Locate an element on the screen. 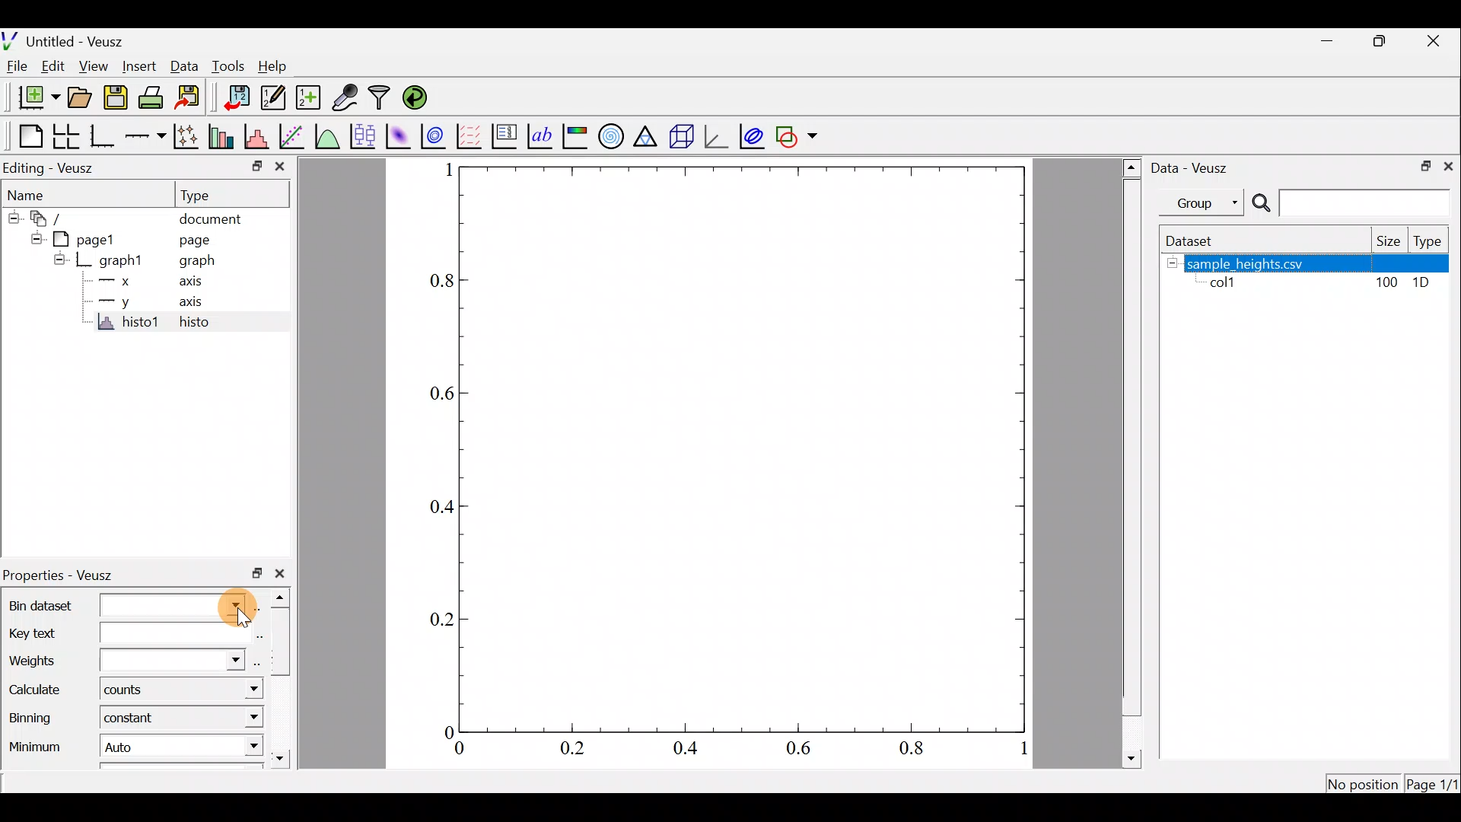 The width and height of the screenshot is (1461, 822). constant is located at coordinates (138, 722).